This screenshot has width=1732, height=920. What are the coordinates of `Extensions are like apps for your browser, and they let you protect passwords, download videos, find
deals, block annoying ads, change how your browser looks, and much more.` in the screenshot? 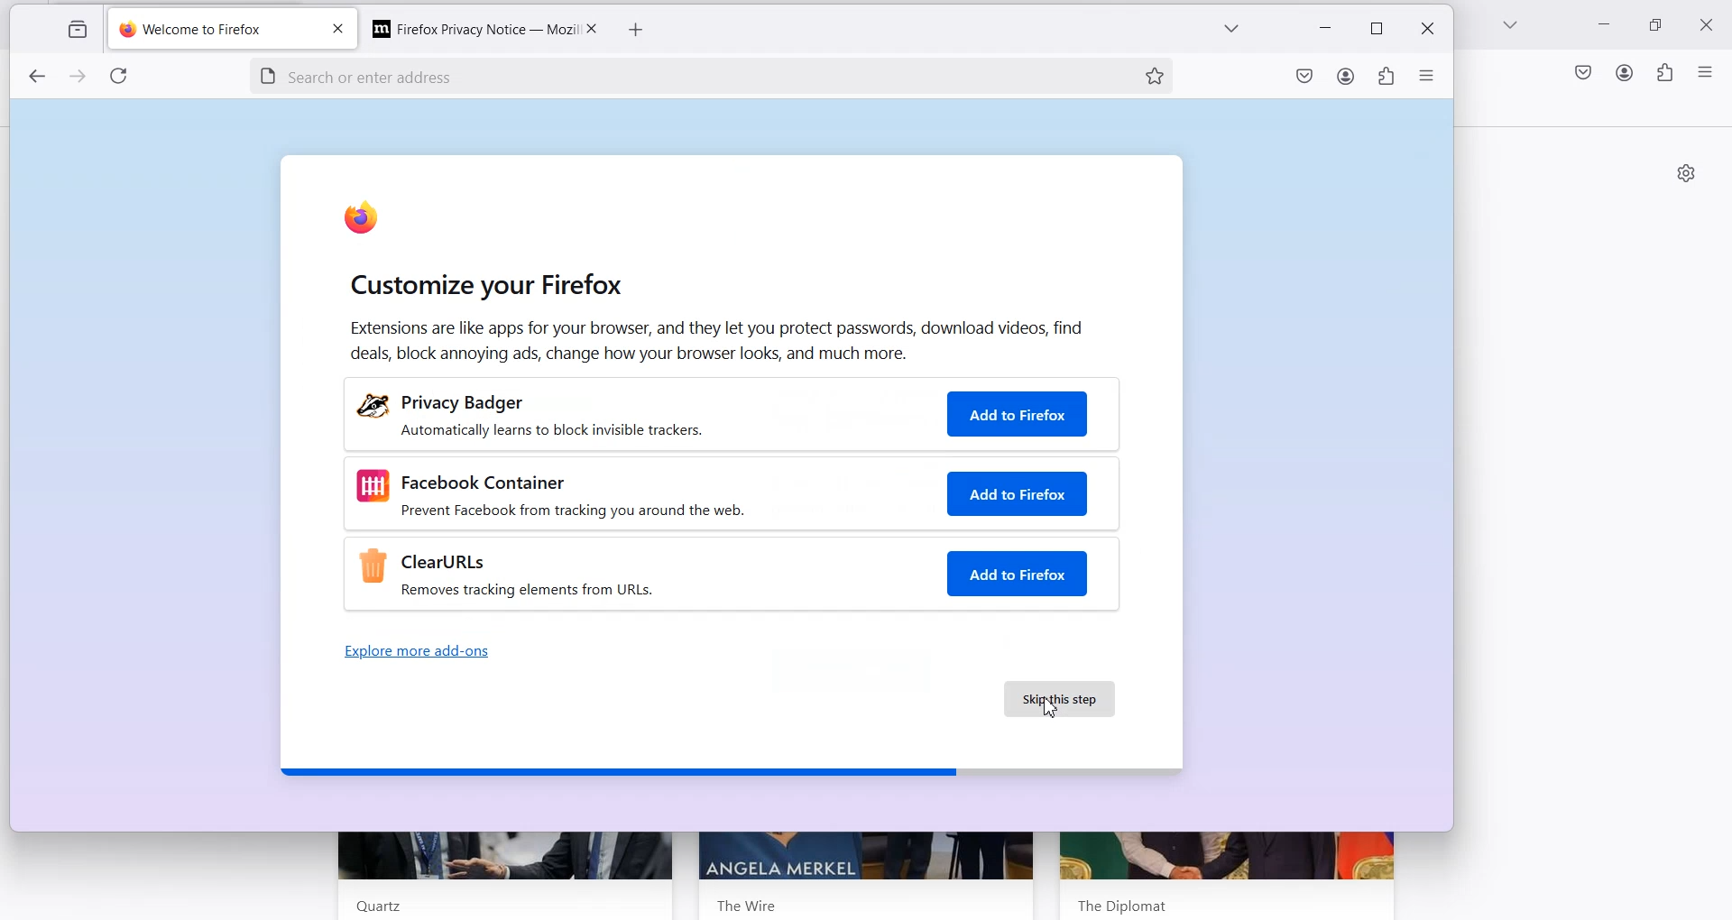 It's located at (720, 340).